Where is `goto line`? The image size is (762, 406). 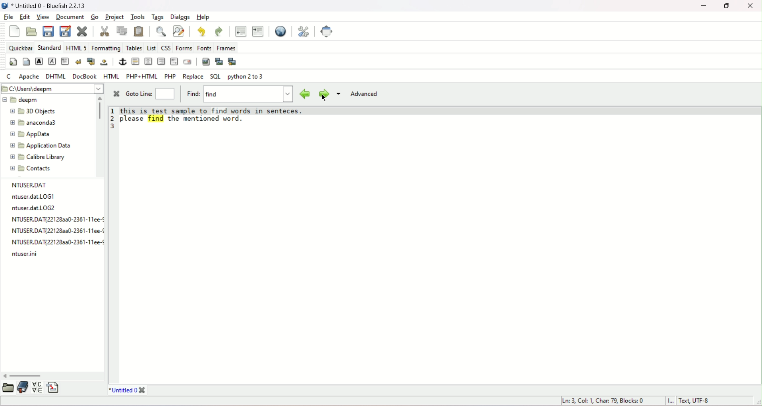 goto line is located at coordinates (165, 93).